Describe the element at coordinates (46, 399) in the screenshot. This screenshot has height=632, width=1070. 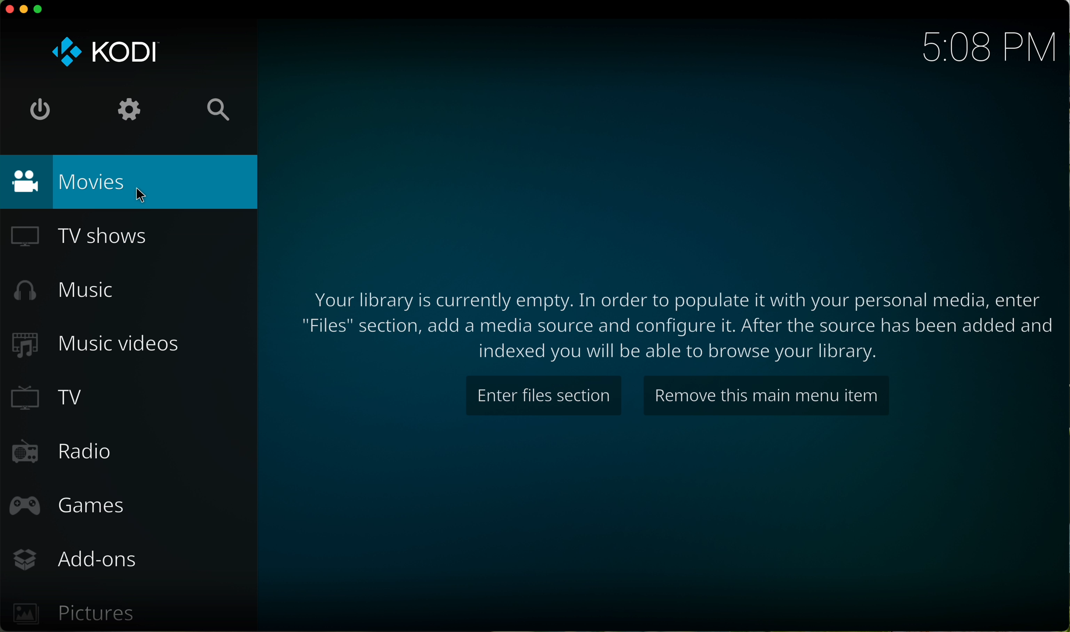
I see `TV` at that location.